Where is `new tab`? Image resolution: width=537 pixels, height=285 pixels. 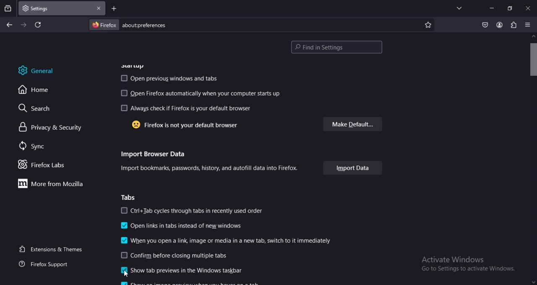 new tab is located at coordinates (114, 9).